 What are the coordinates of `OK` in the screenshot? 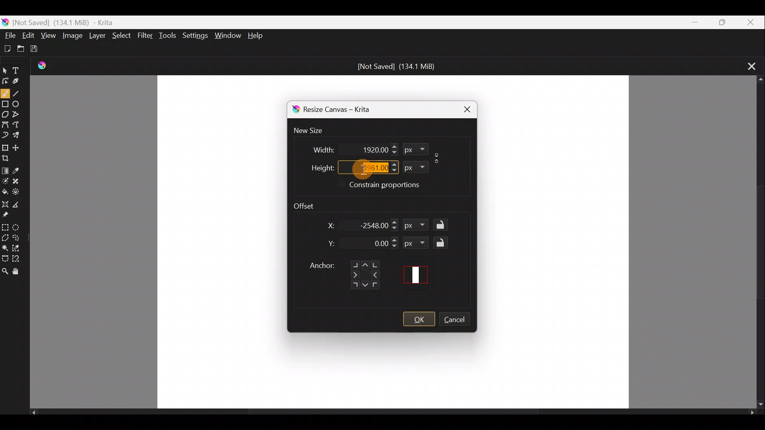 It's located at (419, 319).